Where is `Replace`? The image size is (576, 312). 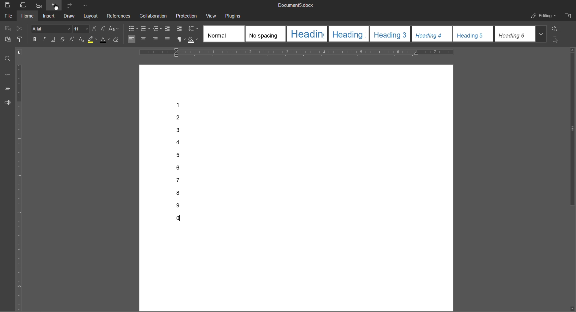 Replace is located at coordinates (556, 29).